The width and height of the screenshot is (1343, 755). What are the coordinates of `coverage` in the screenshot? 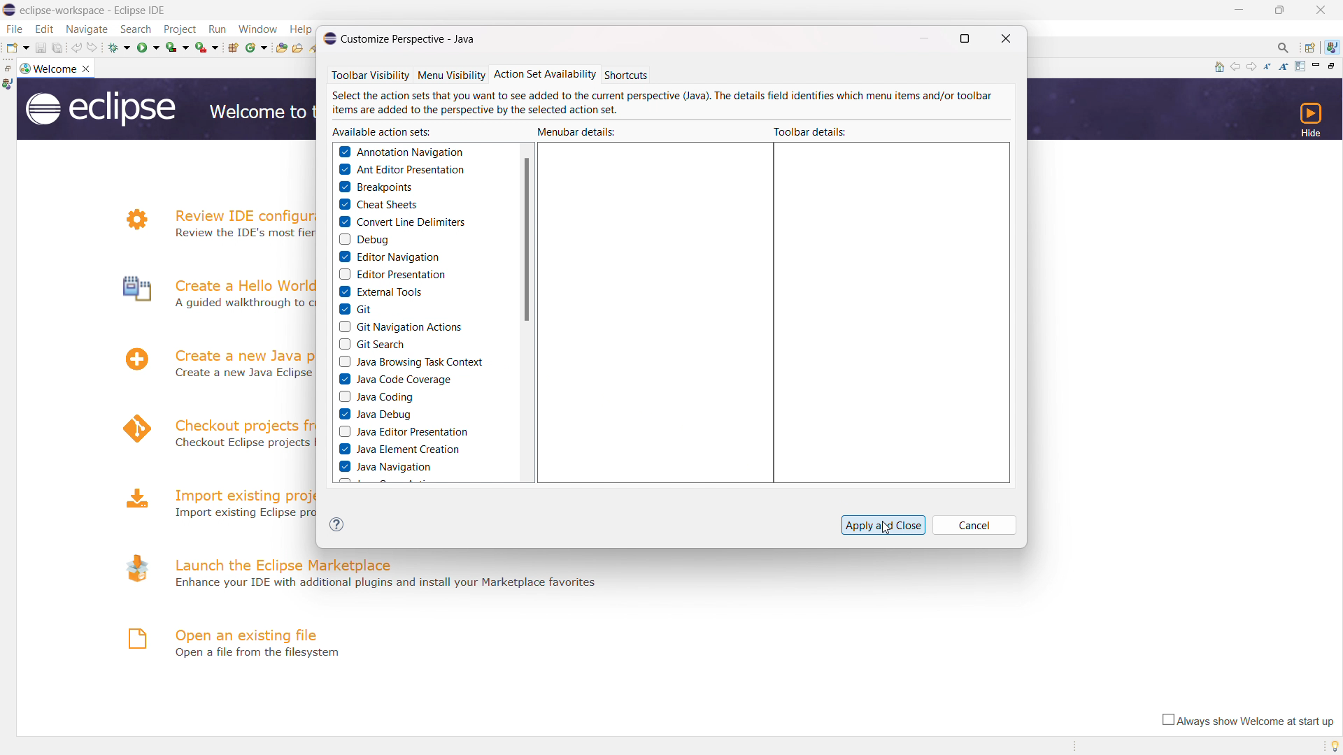 It's located at (177, 47).